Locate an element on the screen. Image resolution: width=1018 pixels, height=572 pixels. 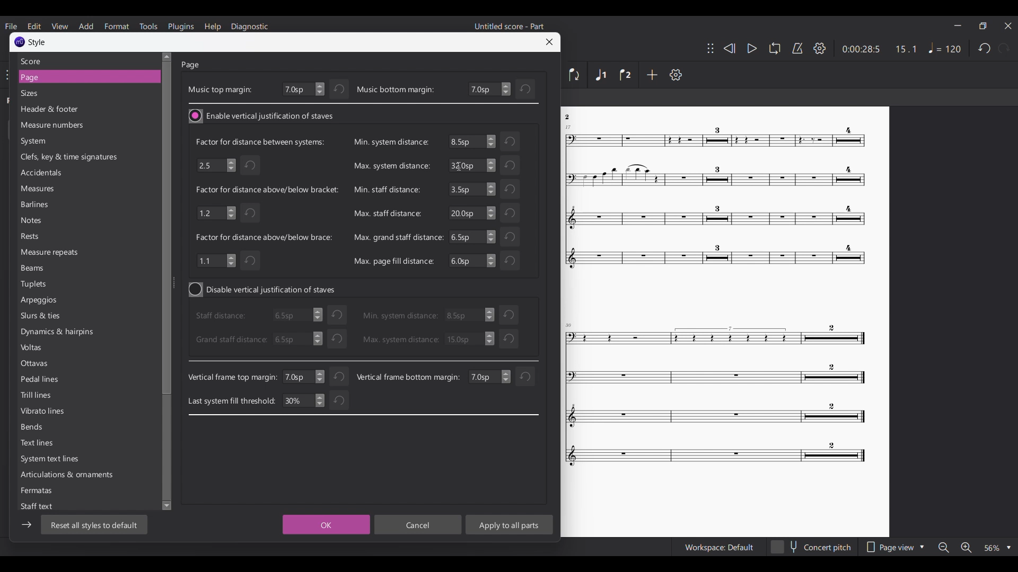
Meaures is located at coordinates (64, 191).